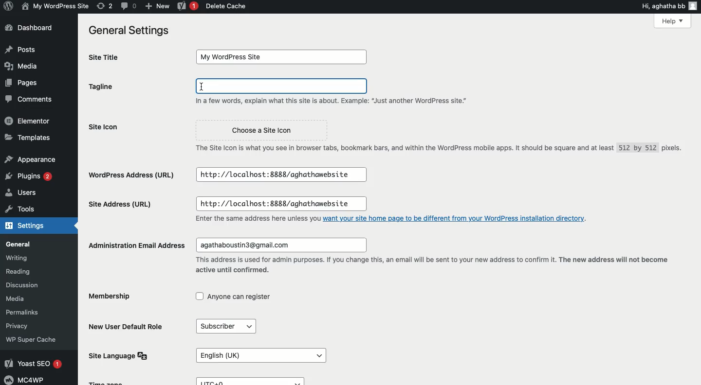 The width and height of the screenshot is (701, 385). I want to click on Help, so click(655, 22).